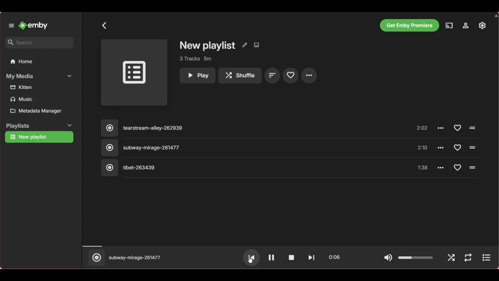 Image resolution: width=499 pixels, height=281 pixels. What do you see at coordinates (442, 147) in the screenshot?
I see `Click to see more options for  song` at bounding box center [442, 147].